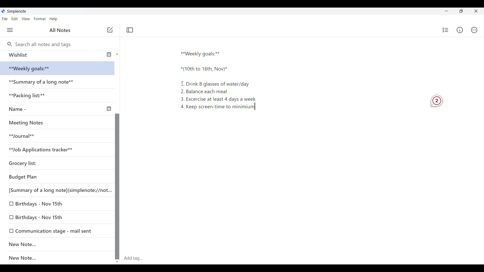  I want to click on Menu • ctrl + shift + u, so click(12, 30).